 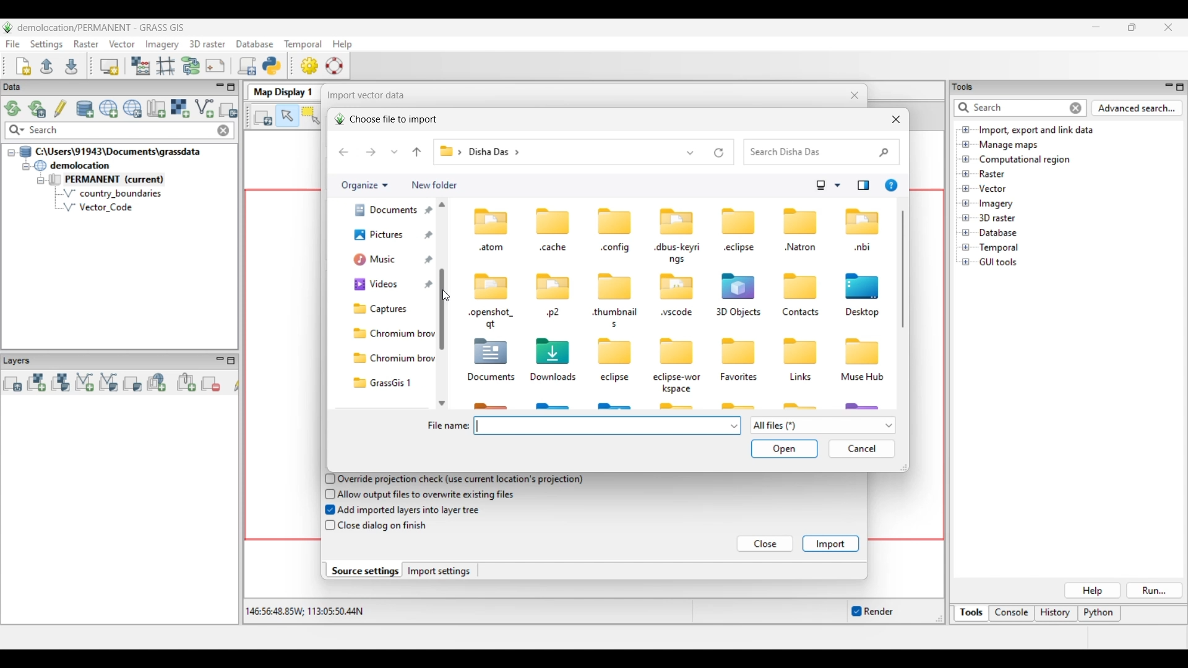 I want to click on Enable/Disable auto-rendering, so click(x=872, y=612).